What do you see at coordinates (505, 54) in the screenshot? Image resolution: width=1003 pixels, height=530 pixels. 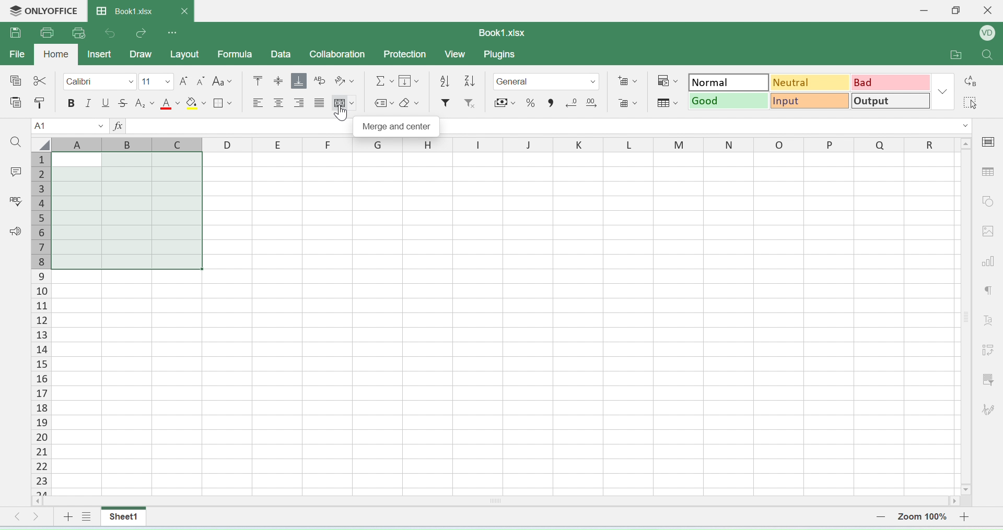 I see `plugins` at bounding box center [505, 54].